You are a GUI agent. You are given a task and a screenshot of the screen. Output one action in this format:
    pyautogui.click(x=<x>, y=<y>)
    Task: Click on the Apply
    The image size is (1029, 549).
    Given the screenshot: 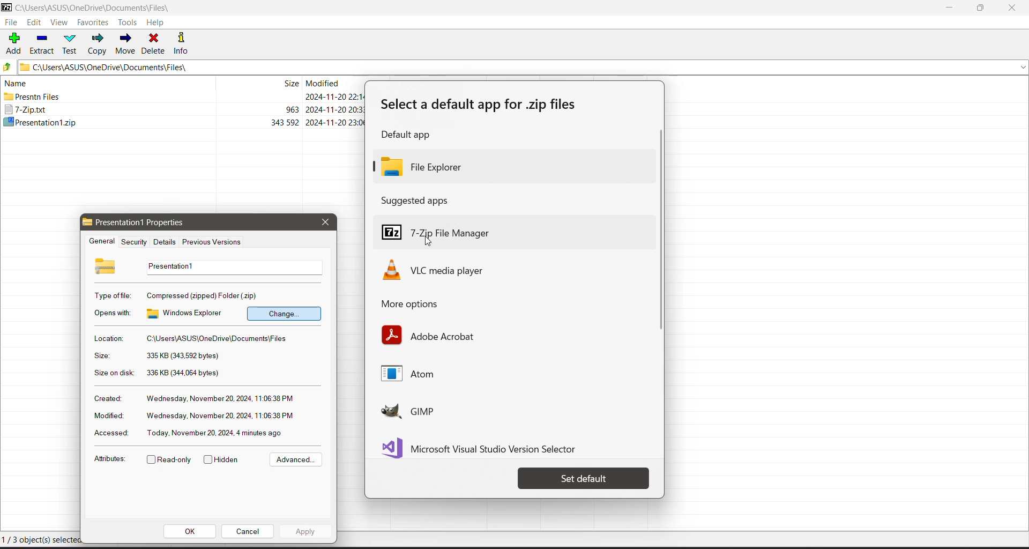 What is the action you would take?
    pyautogui.click(x=305, y=531)
    